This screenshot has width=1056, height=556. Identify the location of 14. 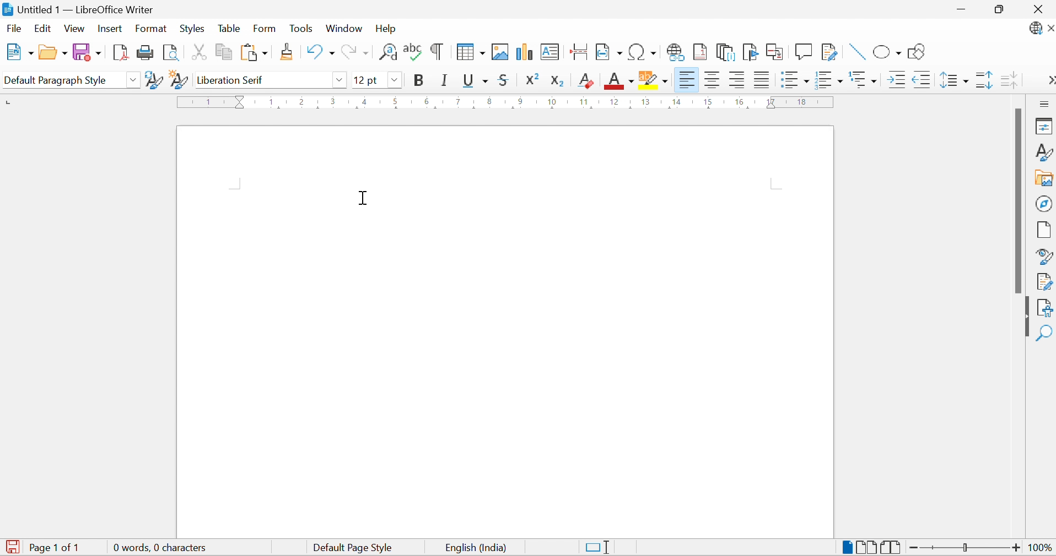
(676, 103).